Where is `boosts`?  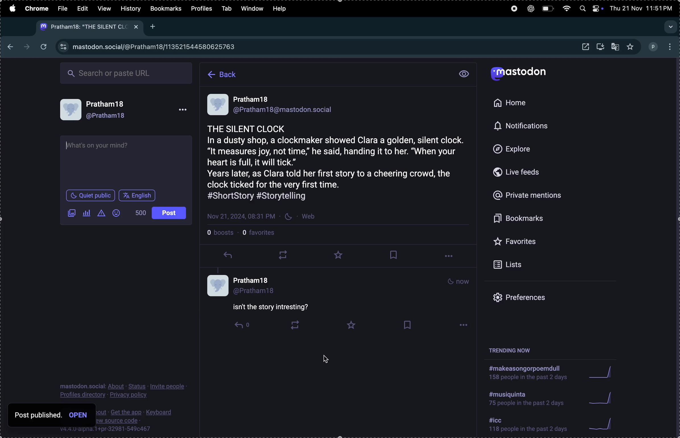
boosts is located at coordinates (221, 234).